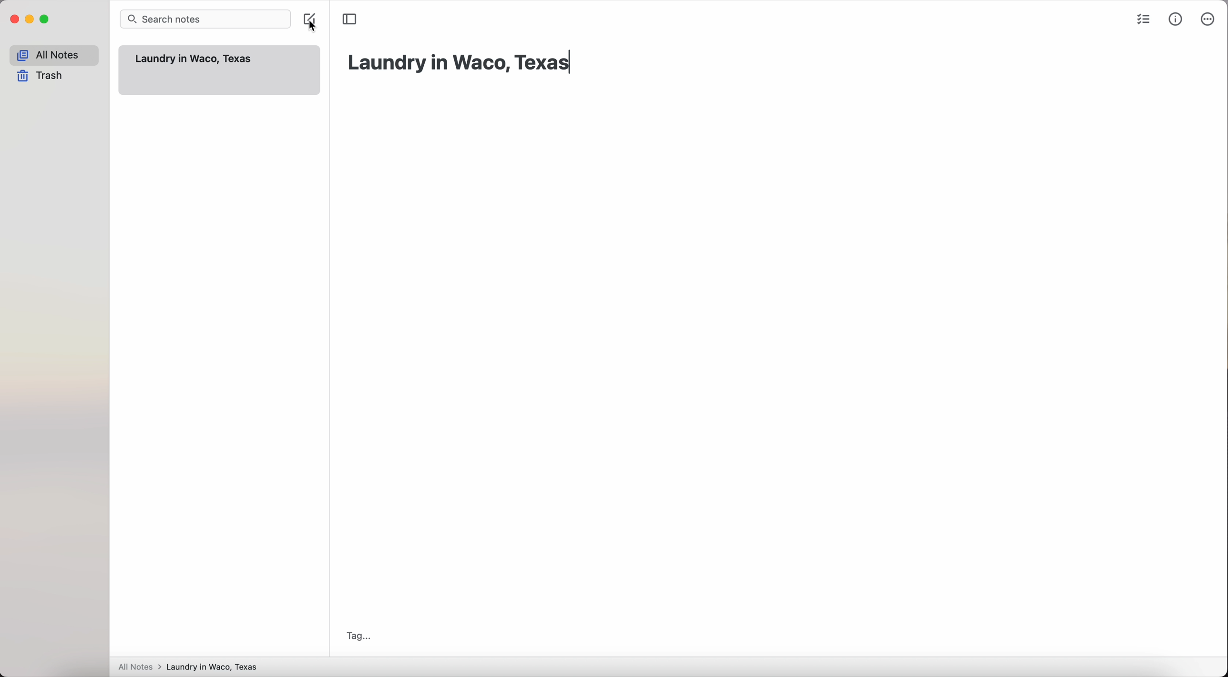  I want to click on more options, so click(1207, 20).